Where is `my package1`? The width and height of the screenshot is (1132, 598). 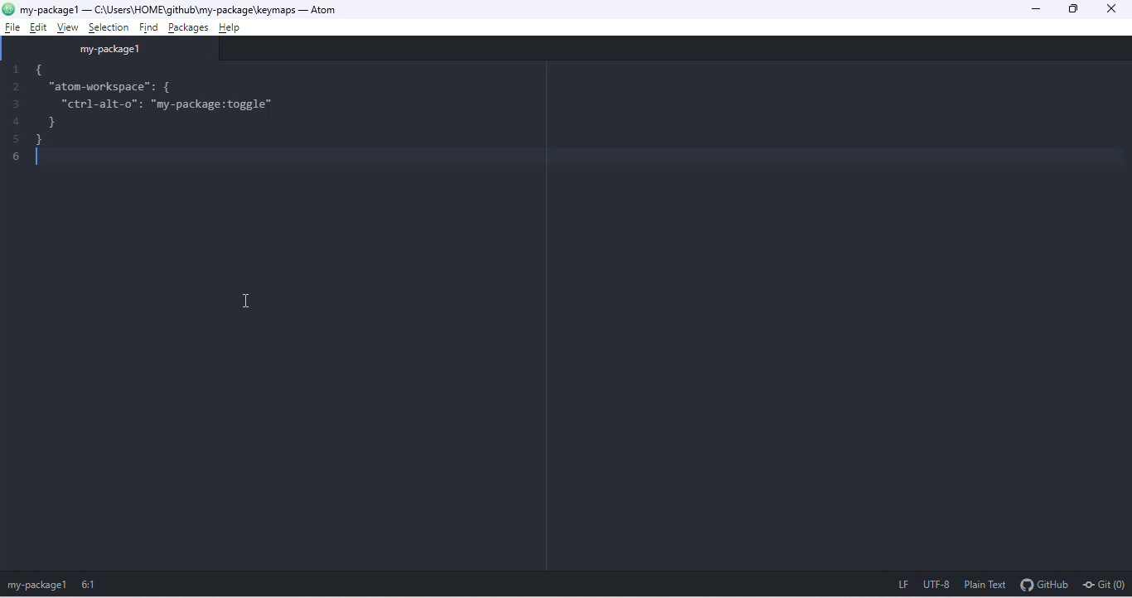
my package1 is located at coordinates (36, 586).